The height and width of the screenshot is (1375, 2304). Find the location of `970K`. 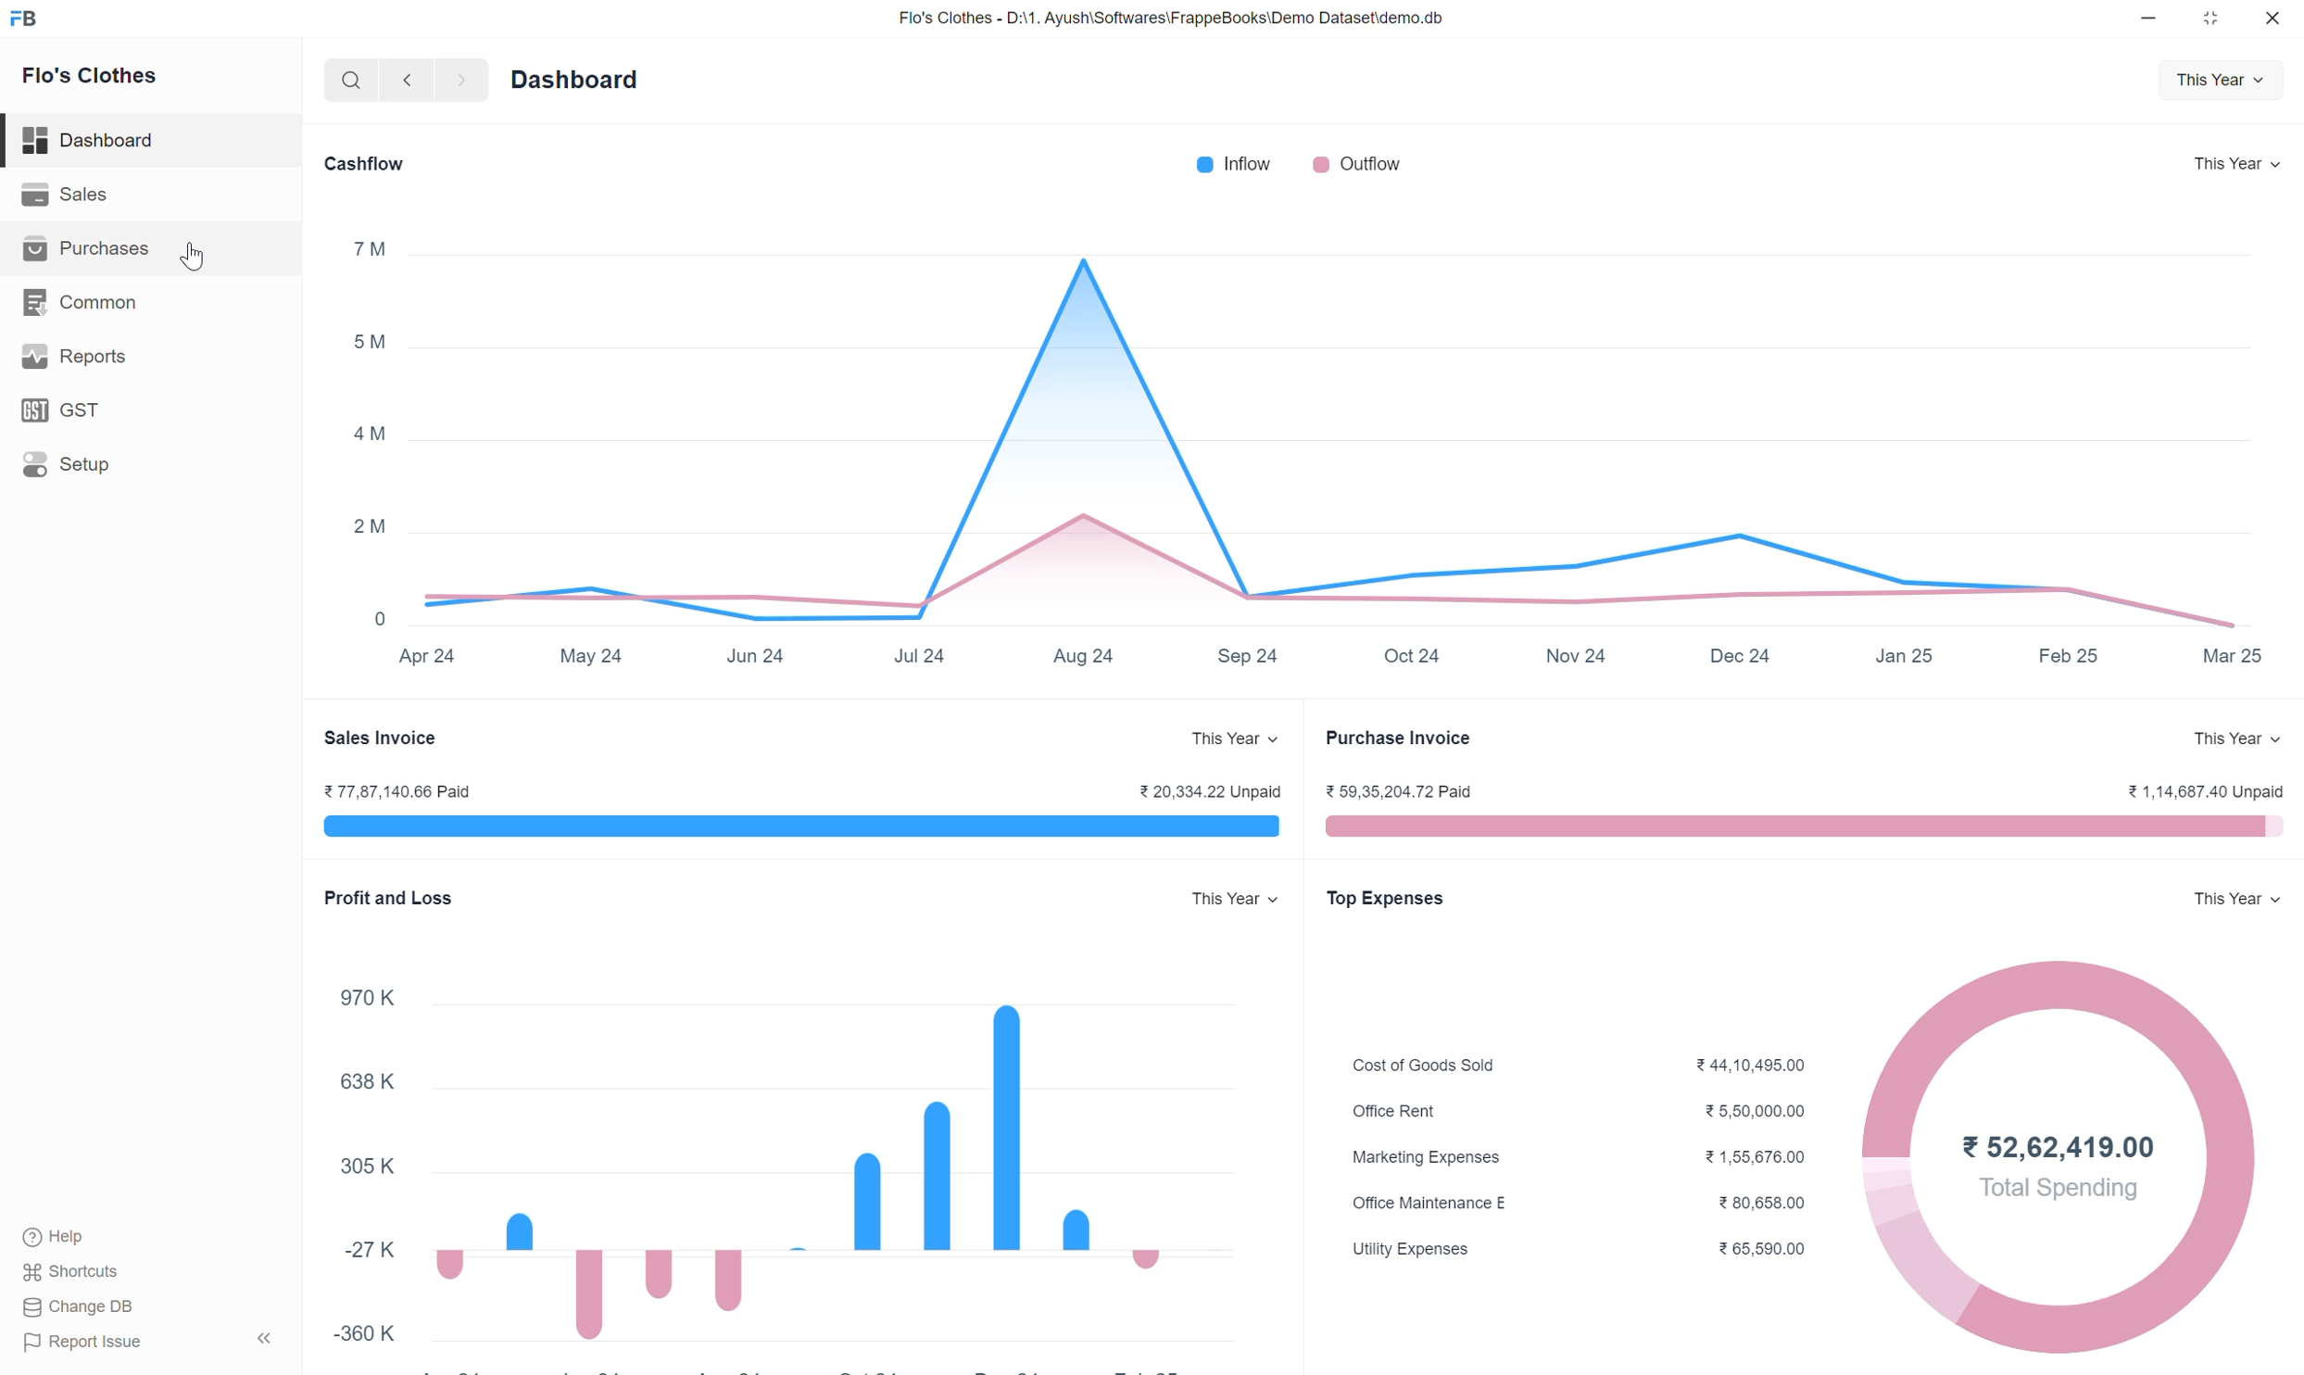

970K is located at coordinates (367, 998).